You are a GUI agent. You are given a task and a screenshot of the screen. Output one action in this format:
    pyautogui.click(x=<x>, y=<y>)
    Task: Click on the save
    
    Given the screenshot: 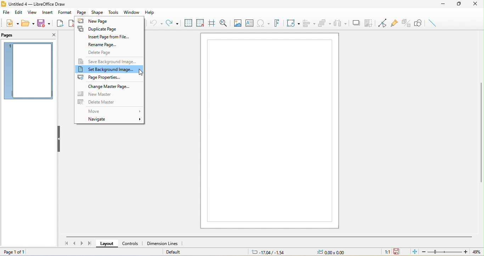 What is the action you would take?
    pyautogui.click(x=44, y=24)
    